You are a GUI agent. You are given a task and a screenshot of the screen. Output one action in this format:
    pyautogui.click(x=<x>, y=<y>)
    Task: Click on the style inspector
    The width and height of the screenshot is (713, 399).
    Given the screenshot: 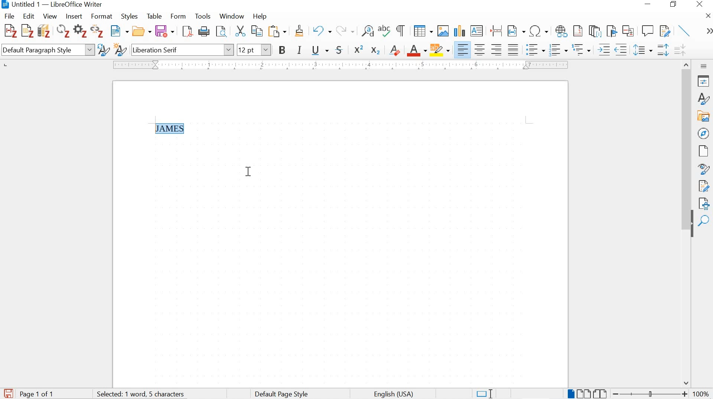 What is the action you would take?
    pyautogui.click(x=704, y=169)
    